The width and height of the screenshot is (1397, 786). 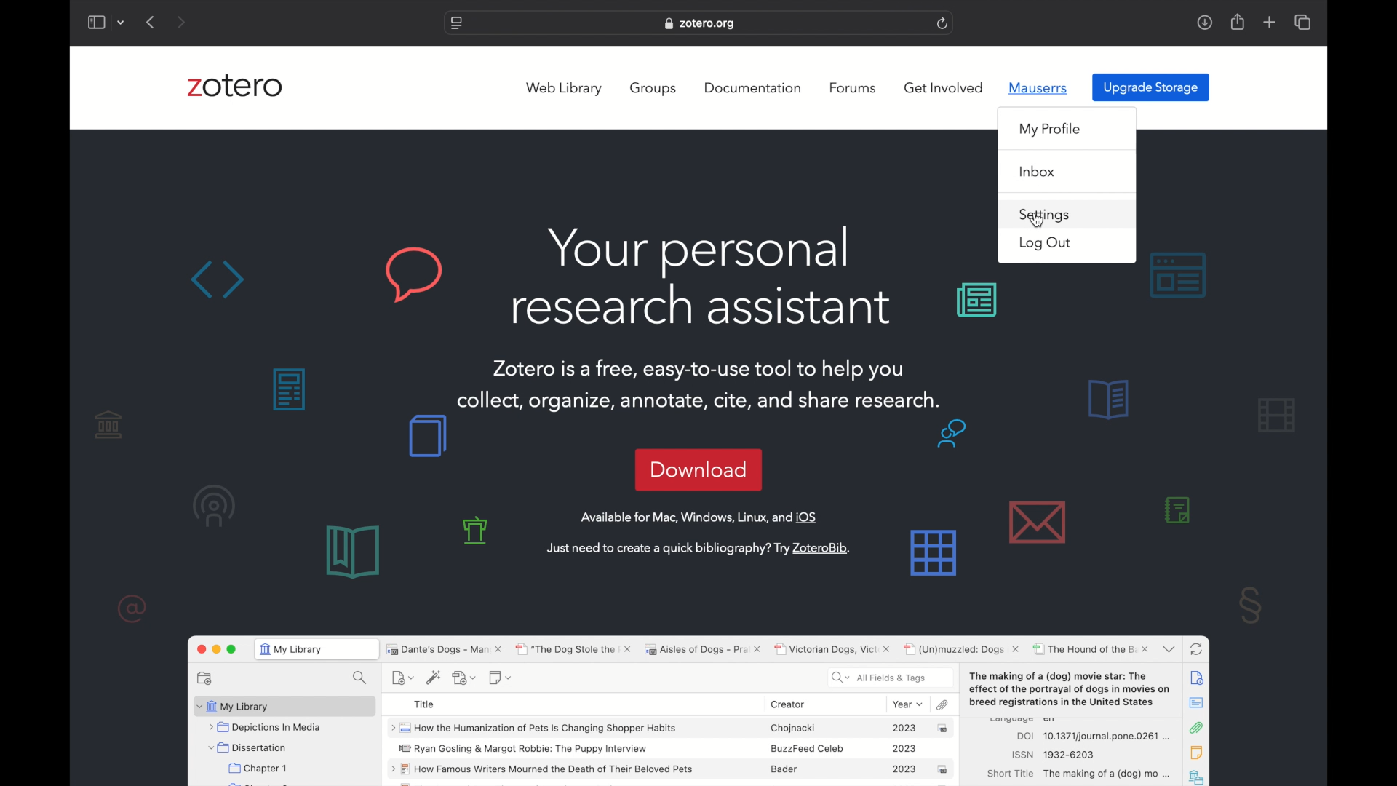 What do you see at coordinates (1151, 87) in the screenshot?
I see `upgrade storage` at bounding box center [1151, 87].